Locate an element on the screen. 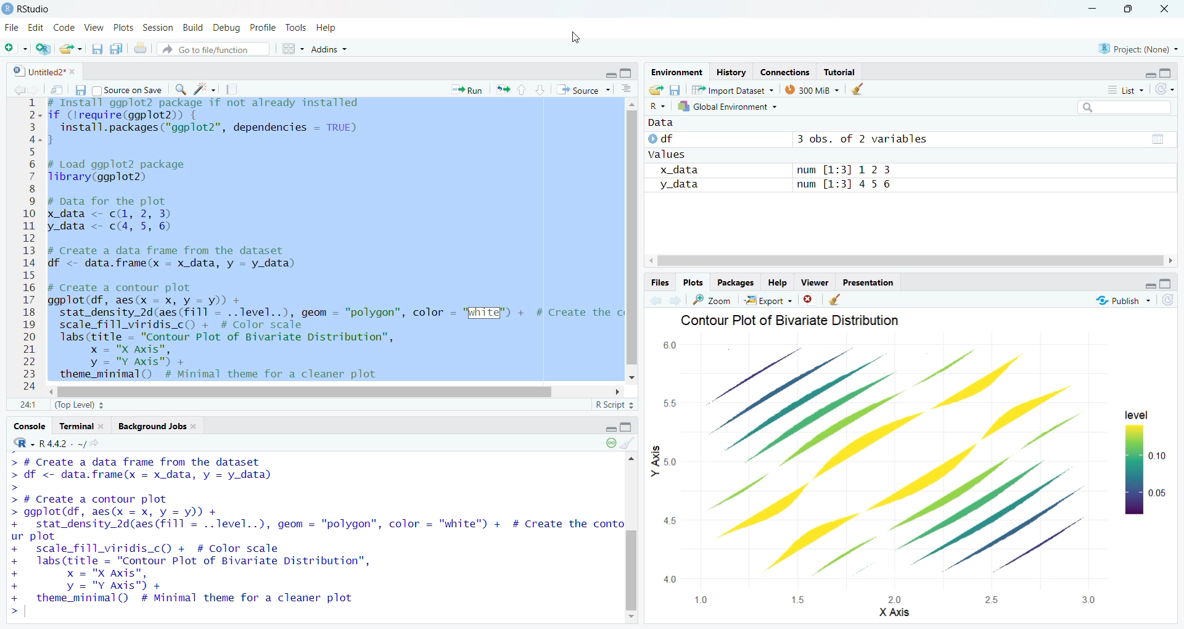  y_data is located at coordinates (685, 186).